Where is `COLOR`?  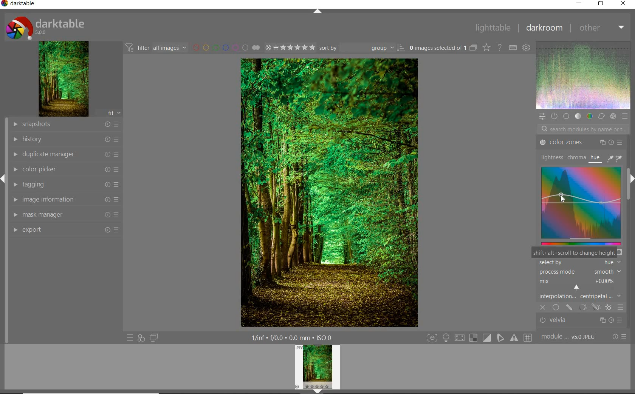
COLOR is located at coordinates (590, 116).